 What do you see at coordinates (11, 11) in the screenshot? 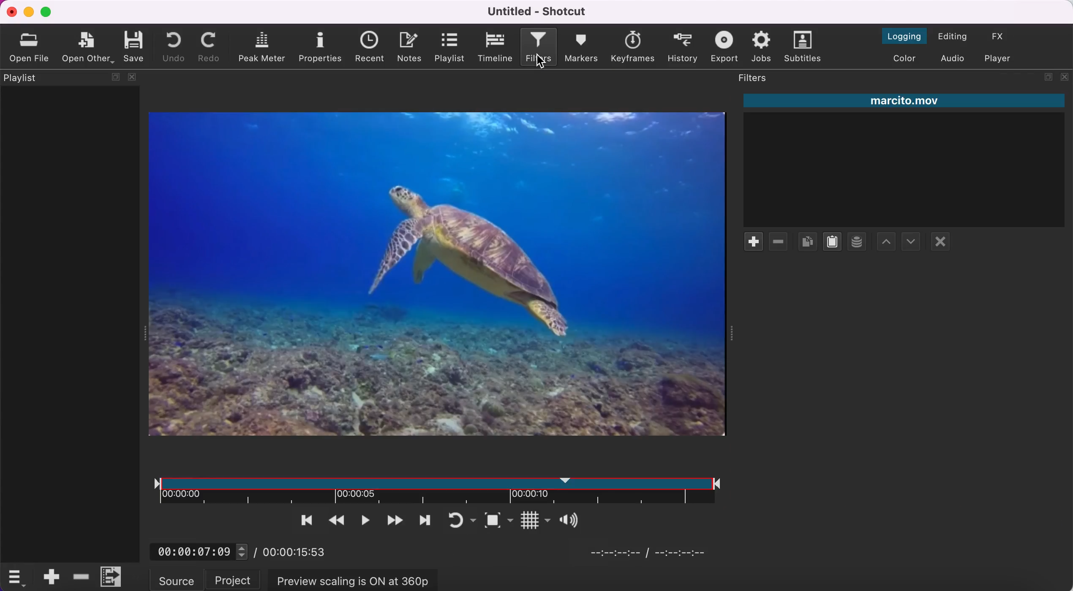
I see `close` at bounding box center [11, 11].